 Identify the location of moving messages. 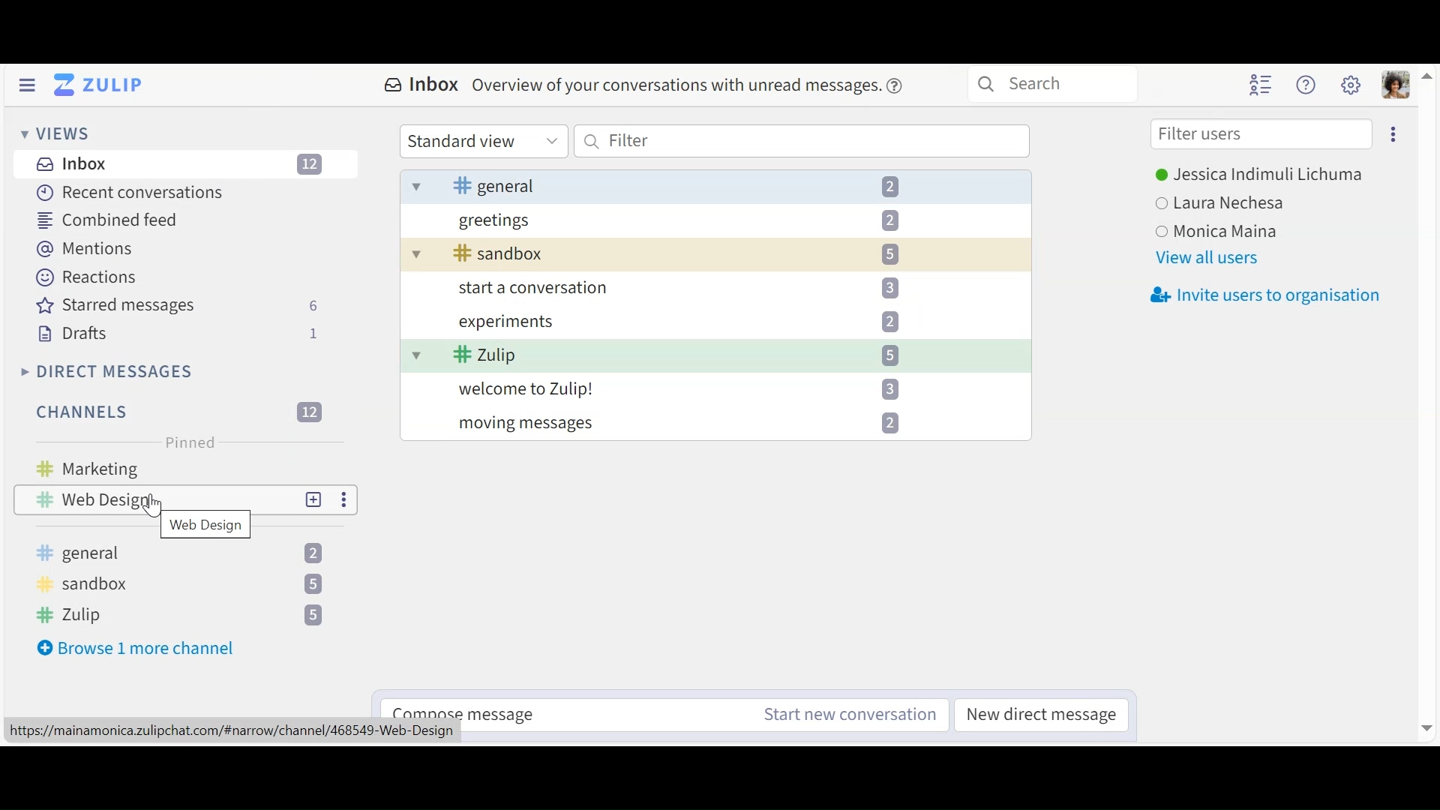
(712, 421).